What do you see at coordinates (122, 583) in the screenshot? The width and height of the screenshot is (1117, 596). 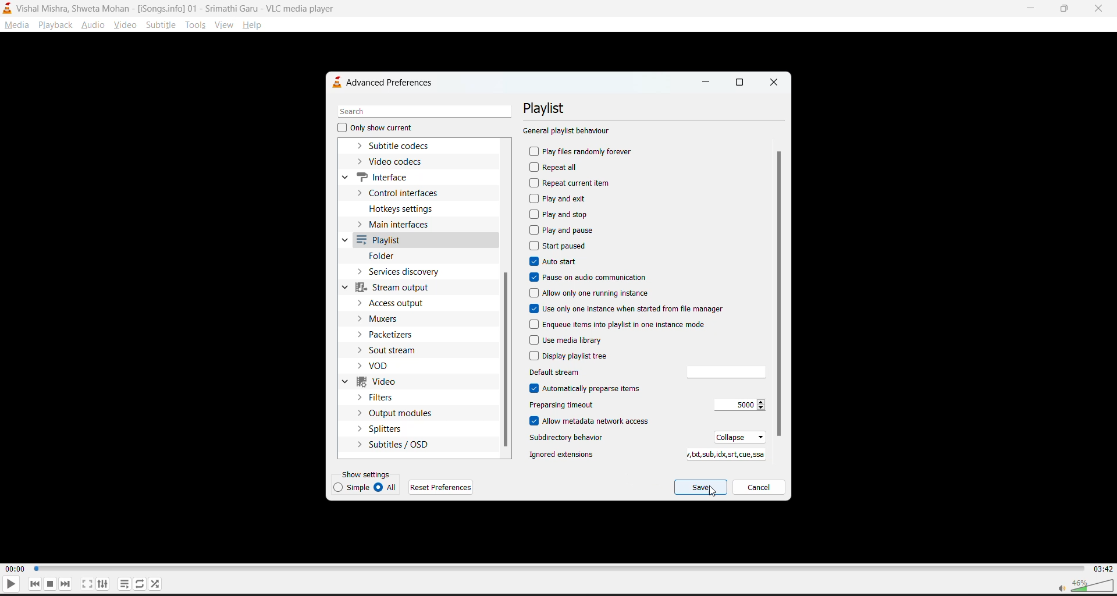 I see `playlist` at bounding box center [122, 583].